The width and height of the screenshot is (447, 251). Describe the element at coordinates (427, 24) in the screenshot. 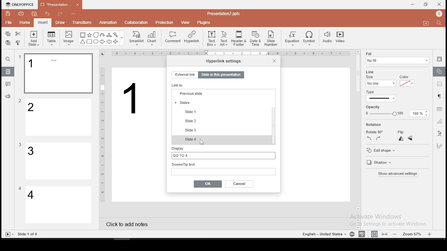

I see `Move to folder` at that location.